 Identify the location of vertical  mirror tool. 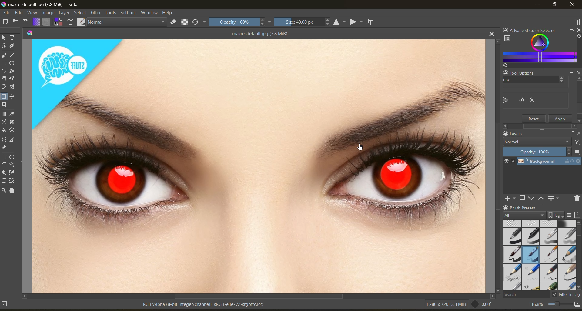
(357, 21).